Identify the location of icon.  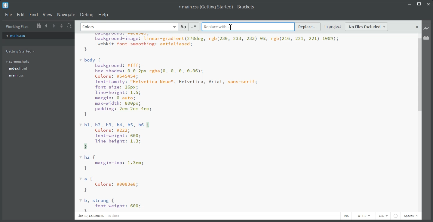
(395, 216).